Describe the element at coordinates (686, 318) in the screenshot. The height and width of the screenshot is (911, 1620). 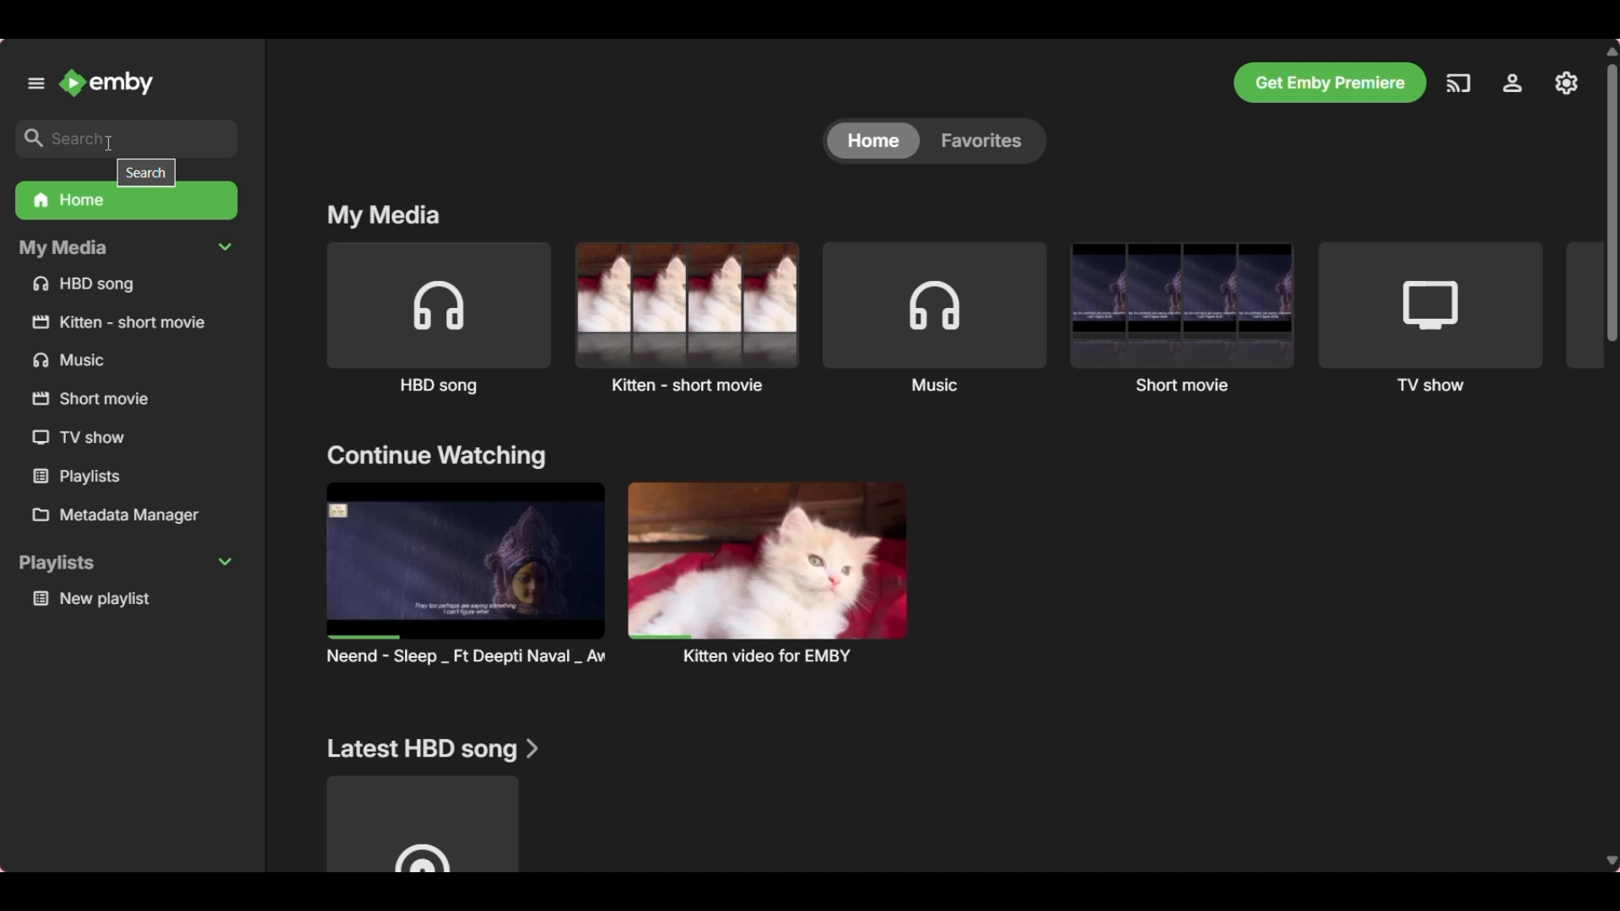
I see `Kitten - short movie` at that location.